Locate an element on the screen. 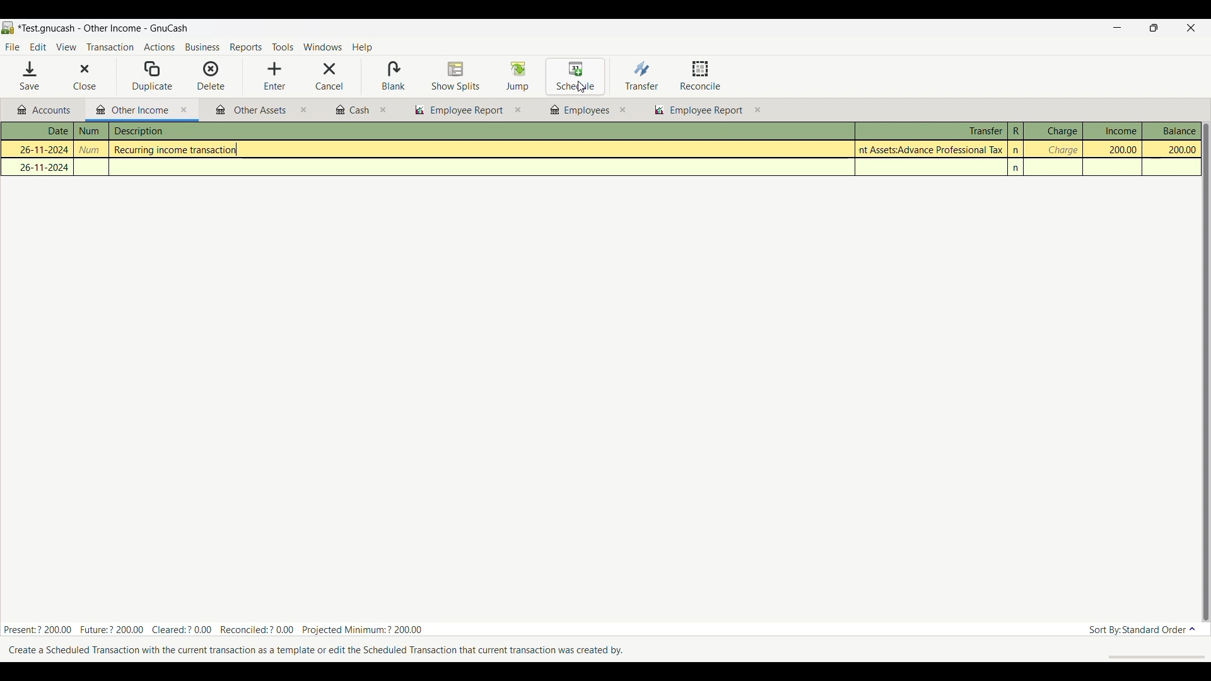 Image resolution: width=1211 pixels, height=681 pixels. n is located at coordinates (1017, 168).